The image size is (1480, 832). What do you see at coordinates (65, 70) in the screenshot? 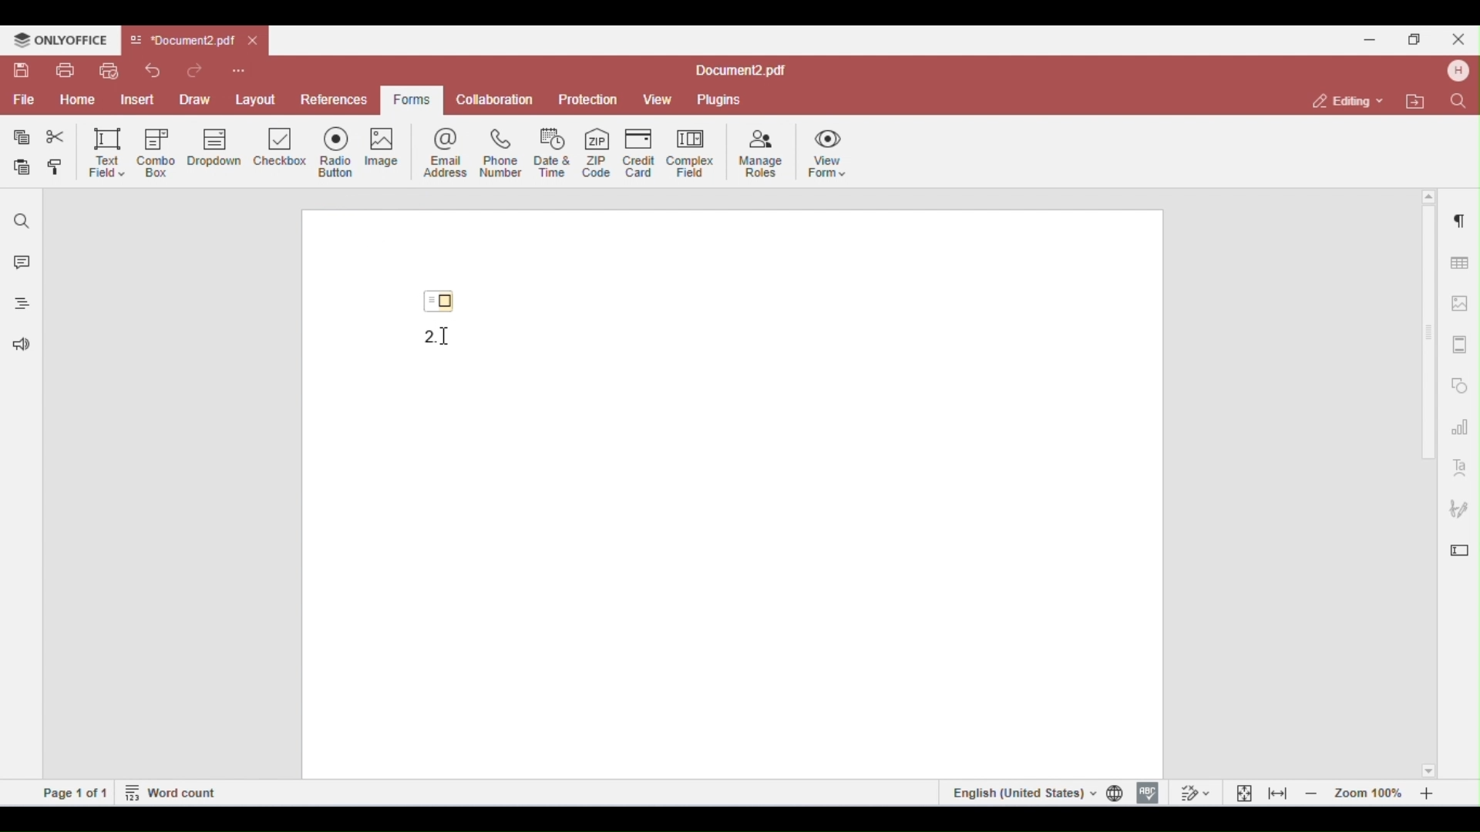
I see `print` at bounding box center [65, 70].